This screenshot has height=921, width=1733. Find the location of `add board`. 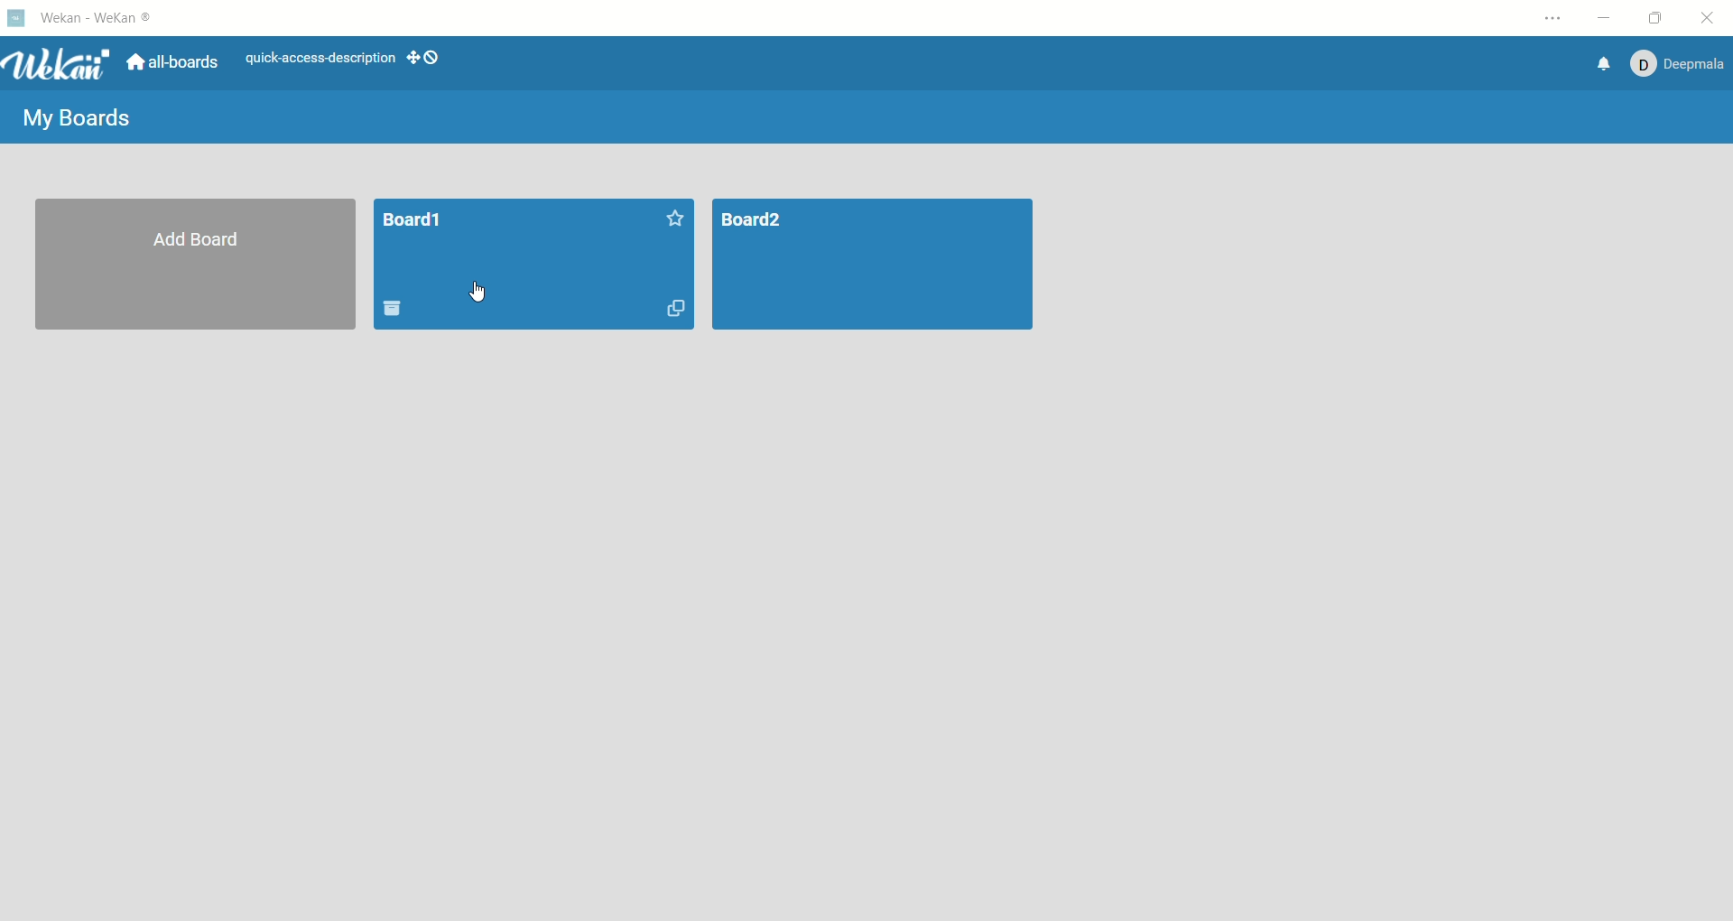

add board is located at coordinates (196, 265).